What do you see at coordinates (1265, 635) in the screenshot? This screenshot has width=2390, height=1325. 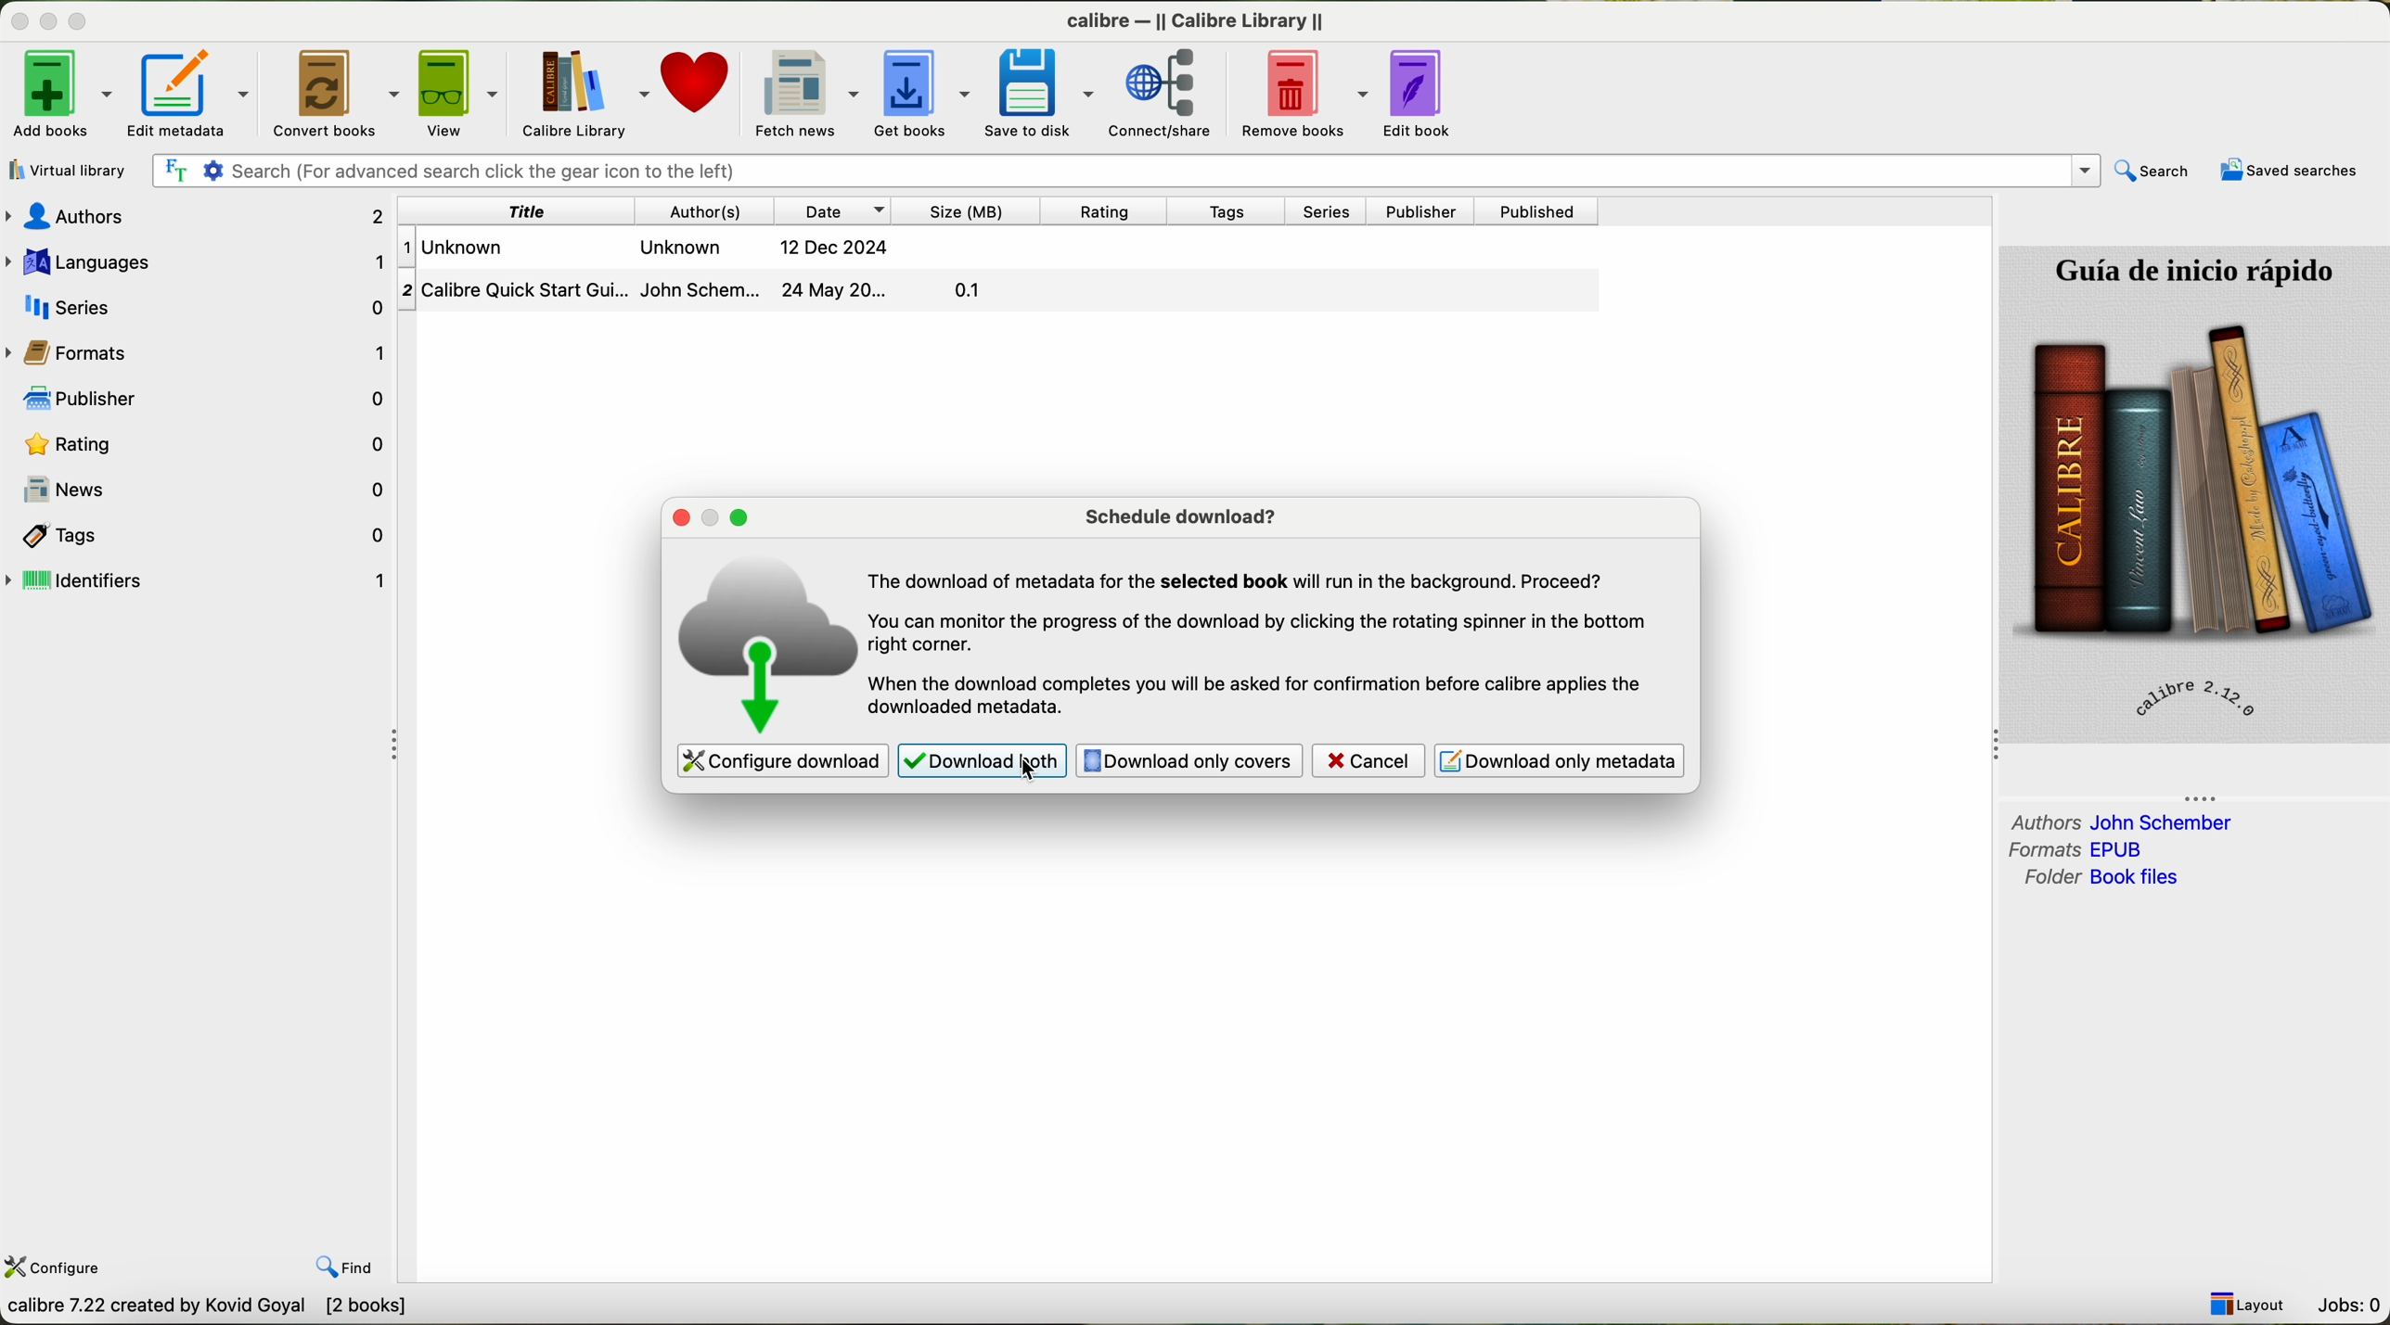 I see `the download of metadata for the selected book will run in the background procedd? you can monitor the progress of download by clicking the relater sighner in the bottom right corner` at bounding box center [1265, 635].